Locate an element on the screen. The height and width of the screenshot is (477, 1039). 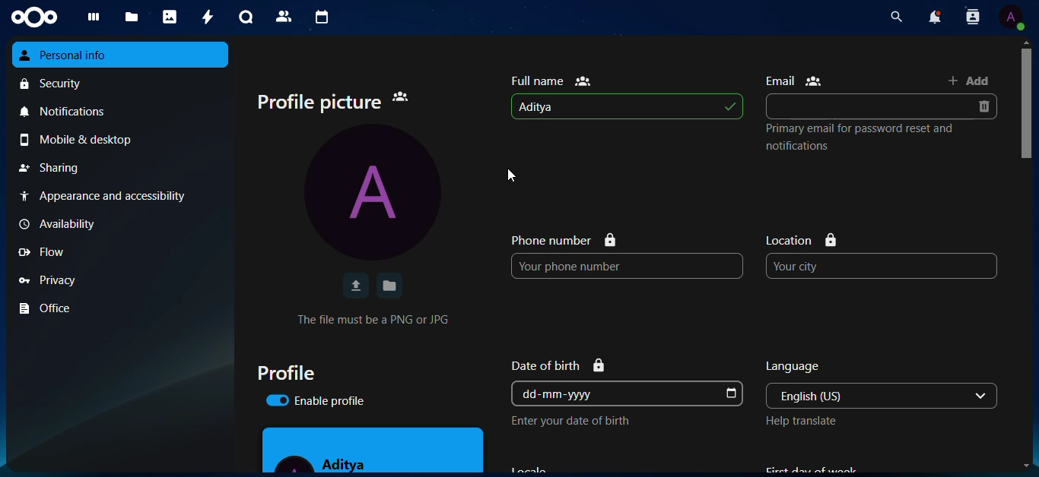
enable profile is located at coordinates (315, 400).